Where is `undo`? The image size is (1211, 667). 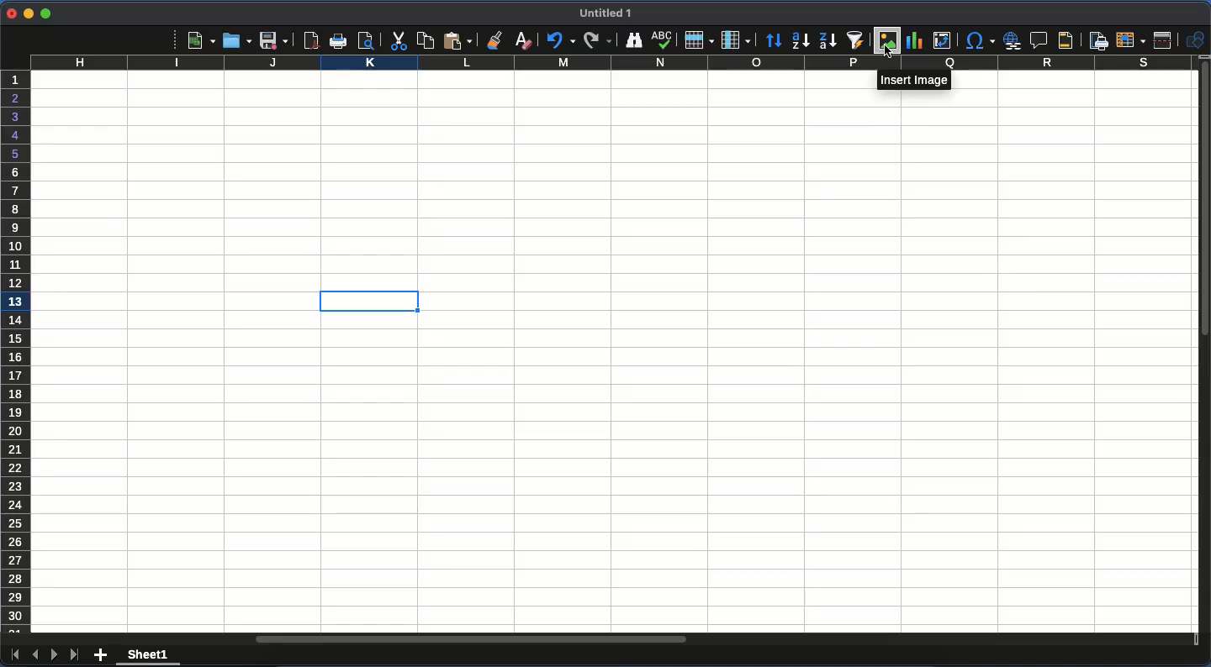 undo is located at coordinates (559, 41).